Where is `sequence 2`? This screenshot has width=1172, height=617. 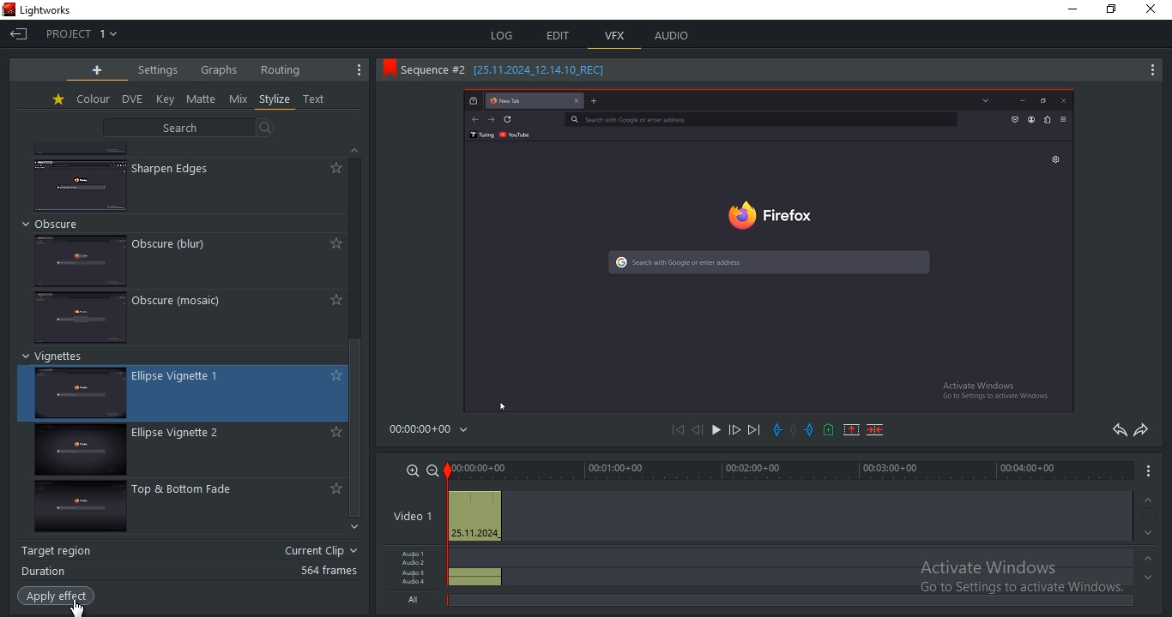 sequence 2 is located at coordinates (768, 250).